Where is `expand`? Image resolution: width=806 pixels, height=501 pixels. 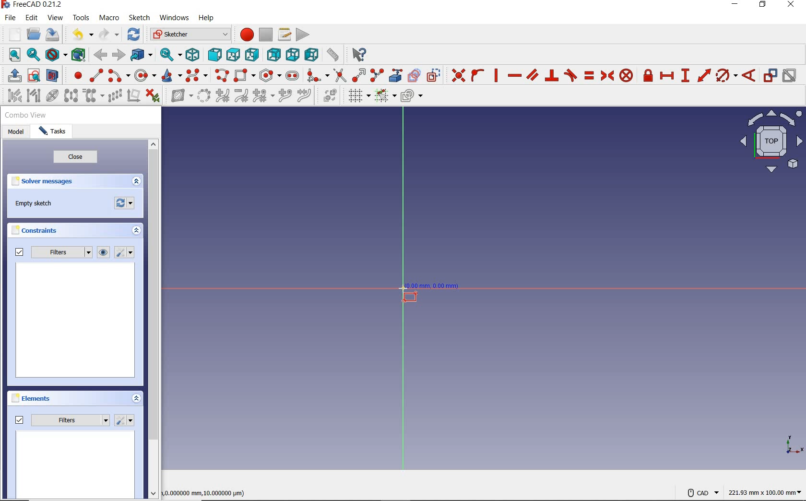
expand is located at coordinates (136, 398).